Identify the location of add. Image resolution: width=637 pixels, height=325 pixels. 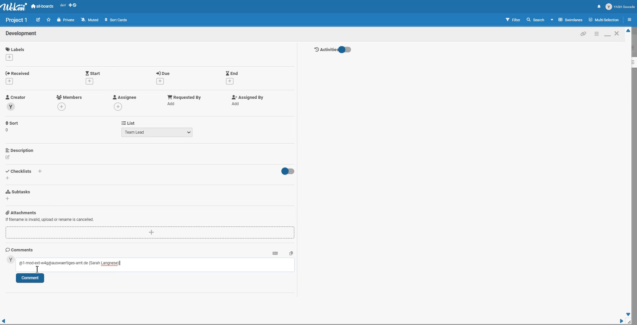
(9, 57).